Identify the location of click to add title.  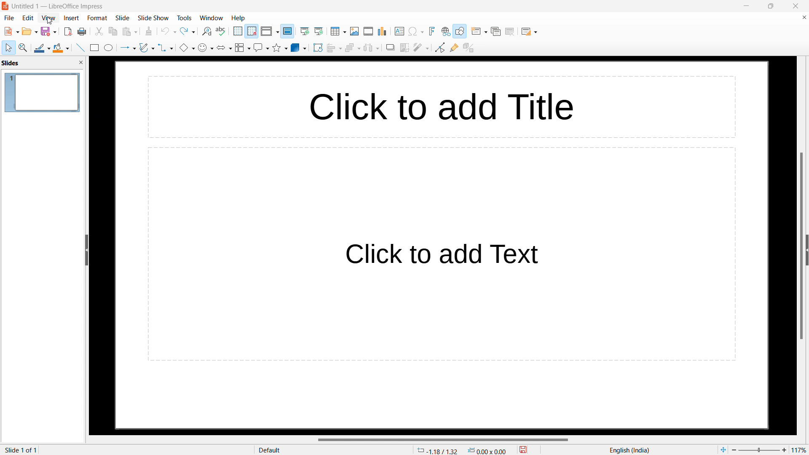
(395, 108).